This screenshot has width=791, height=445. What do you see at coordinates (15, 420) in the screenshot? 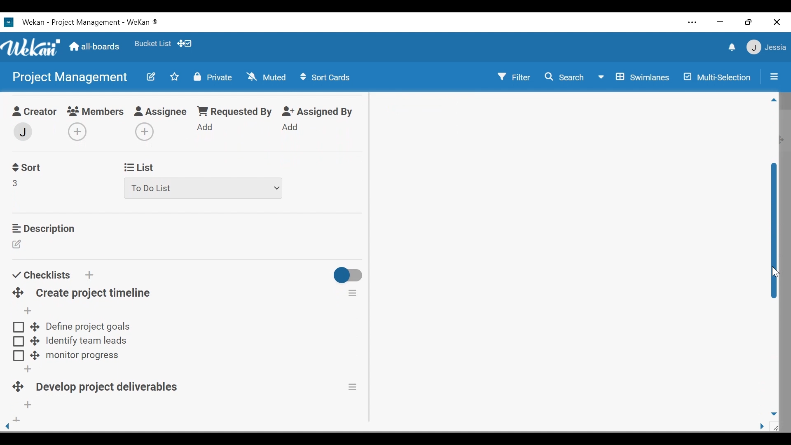
I see `add` at bounding box center [15, 420].